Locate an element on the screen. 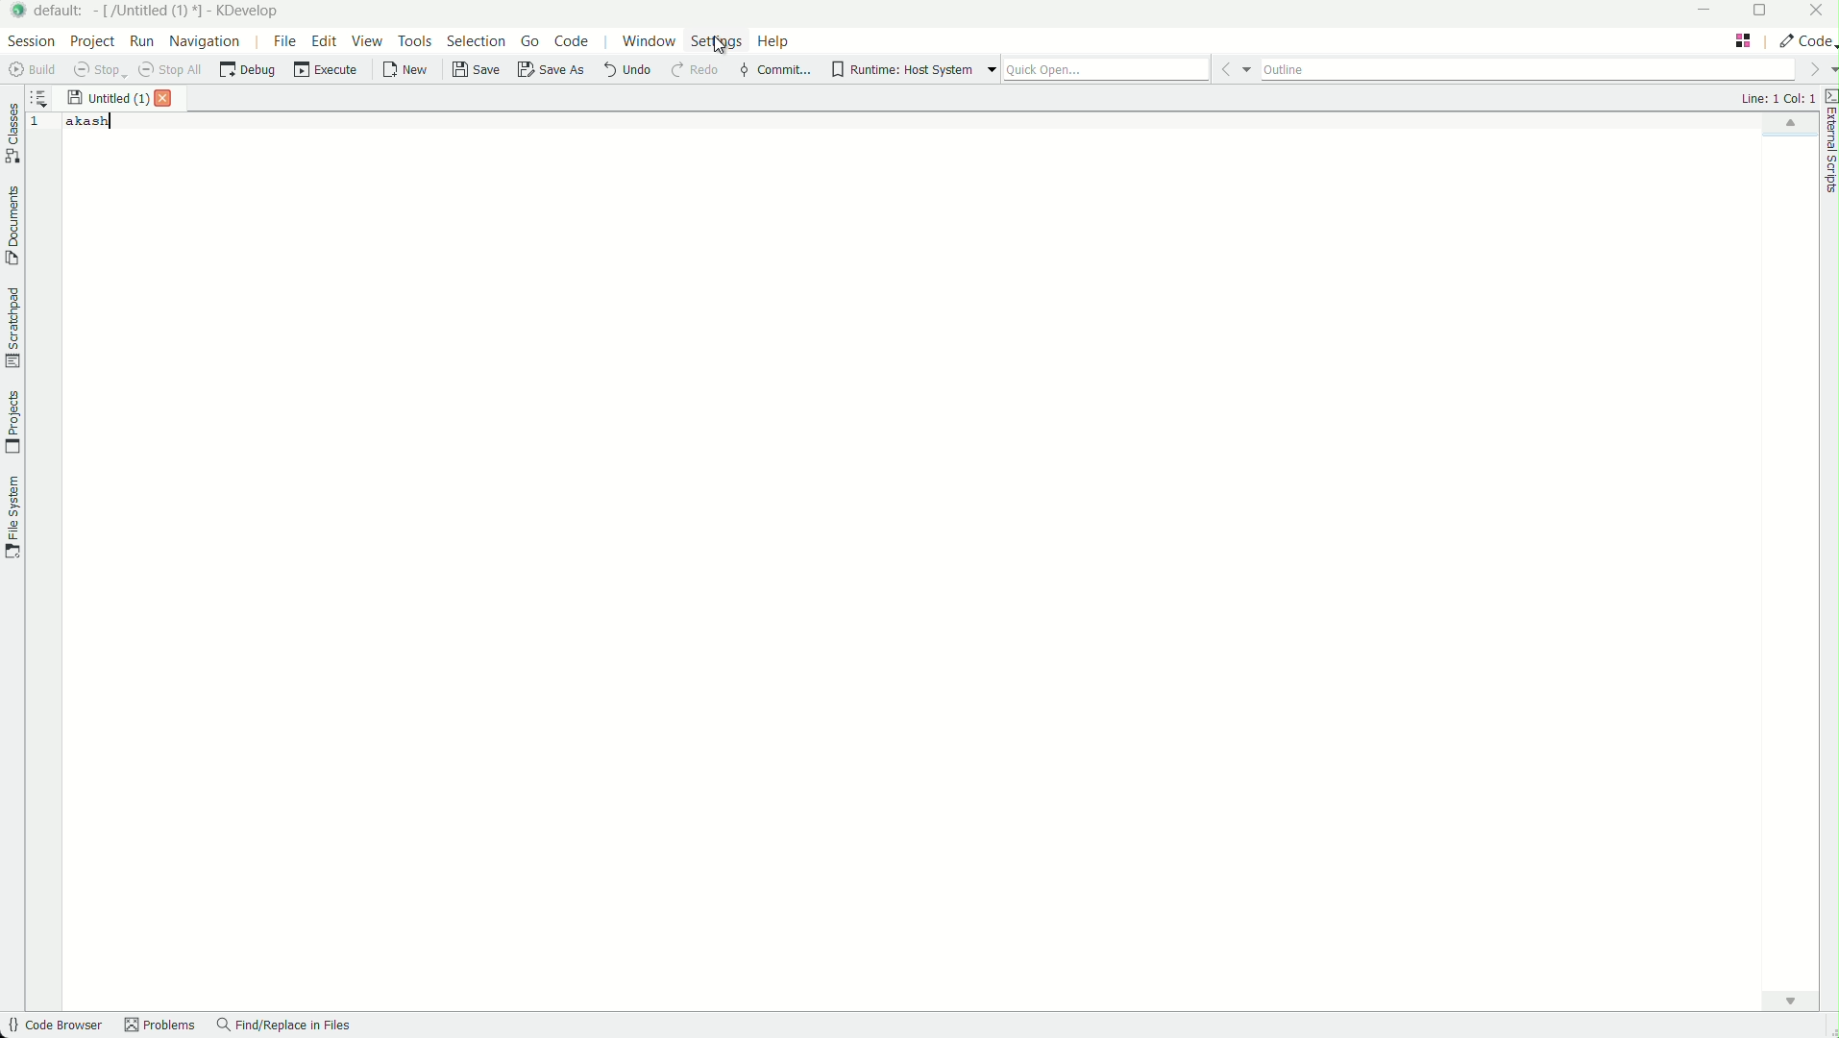 The image size is (1839, 1038). redo is located at coordinates (693, 71).